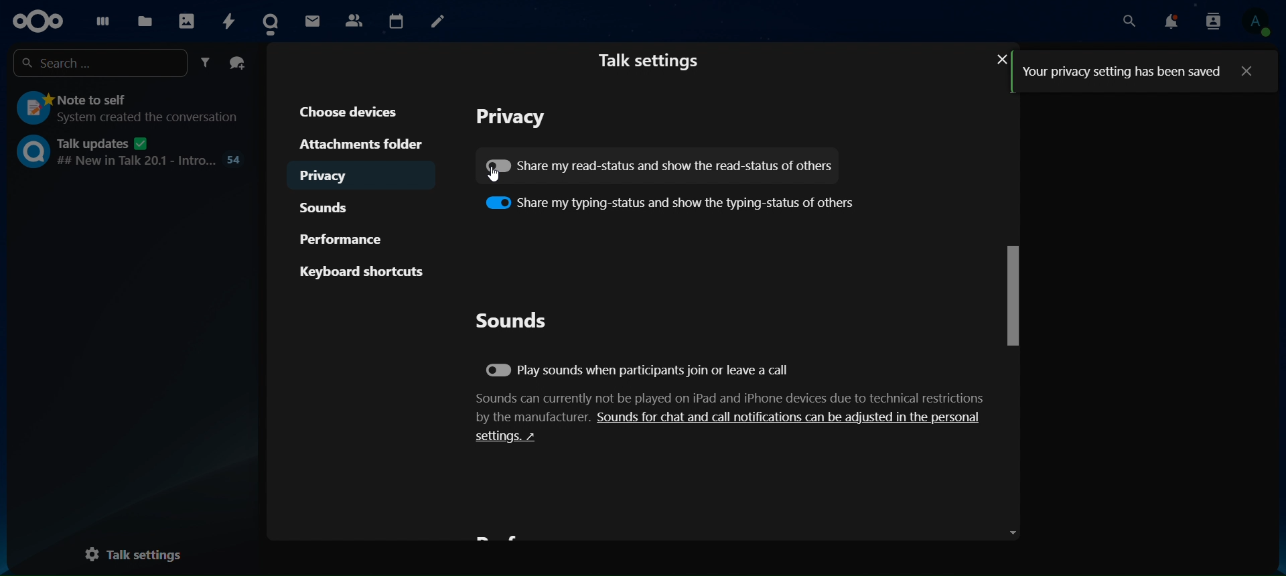 Image resolution: width=1286 pixels, height=576 pixels. What do you see at coordinates (358, 143) in the screenshot?
I see `attachments folder` at bounding box center [358, 143].